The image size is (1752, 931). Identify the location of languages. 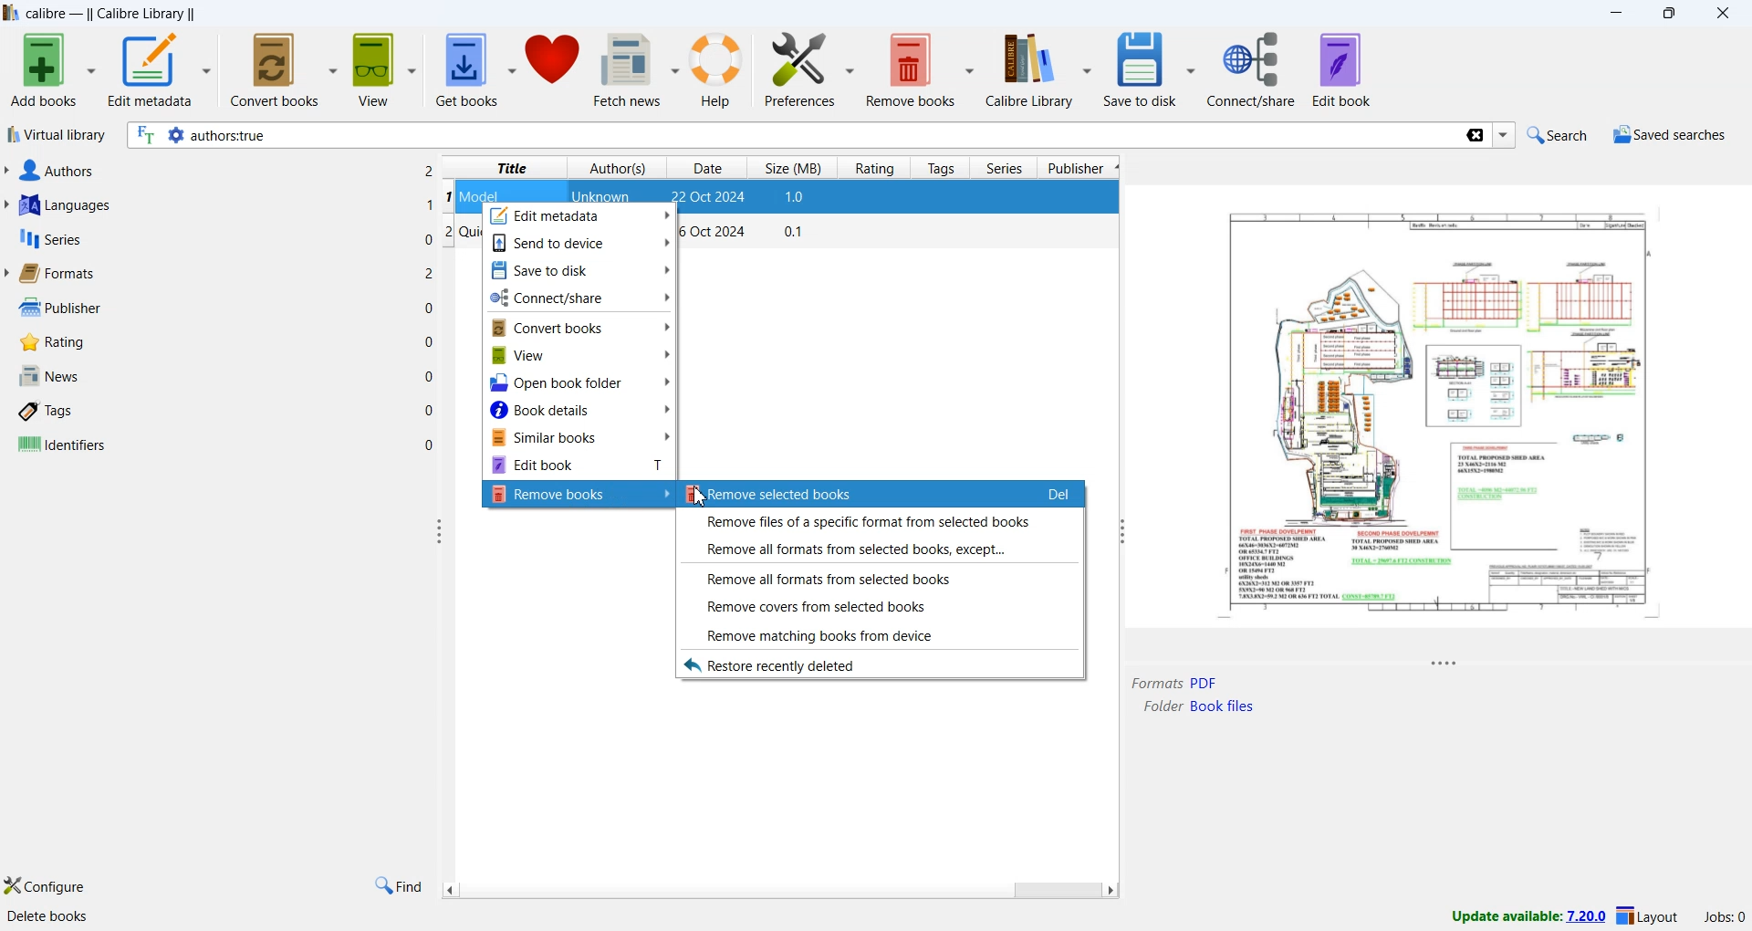
(62, 207).